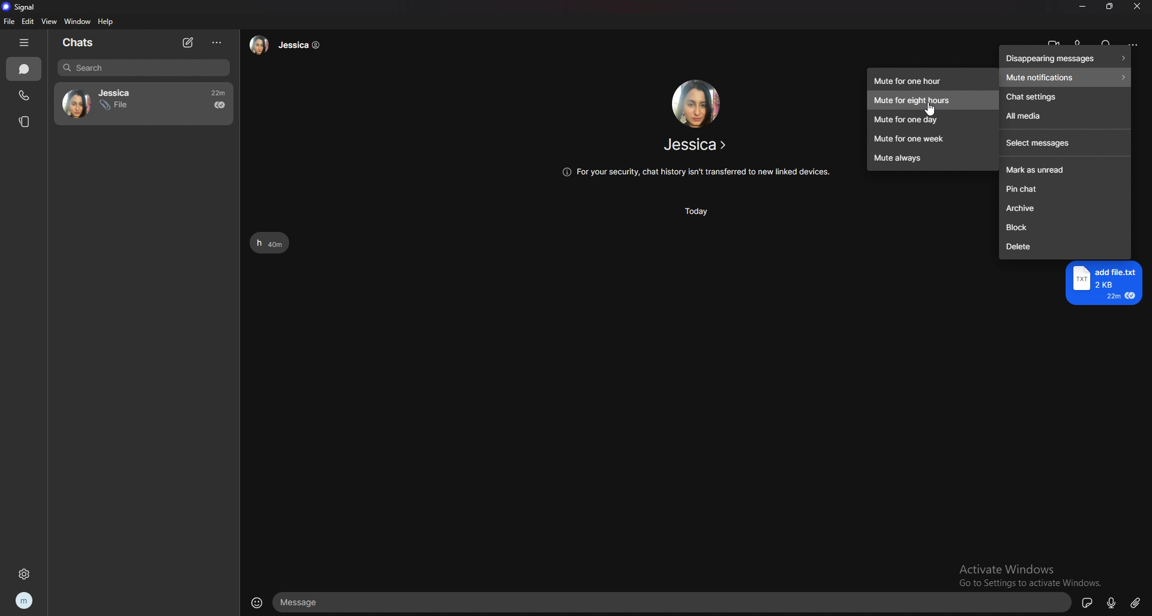 Image resolution: width=1152 pixels, height=616 pixels. I want to click on mute for one day, so click(935, 121).